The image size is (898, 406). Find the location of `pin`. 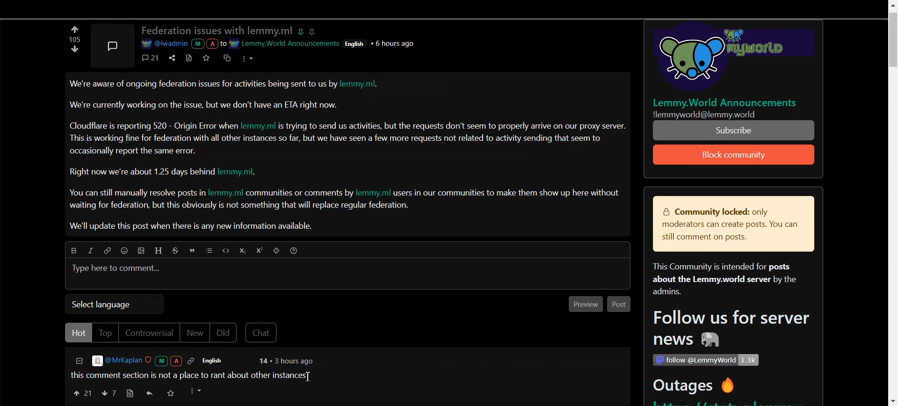

pin is located at coordinates (302, 30).